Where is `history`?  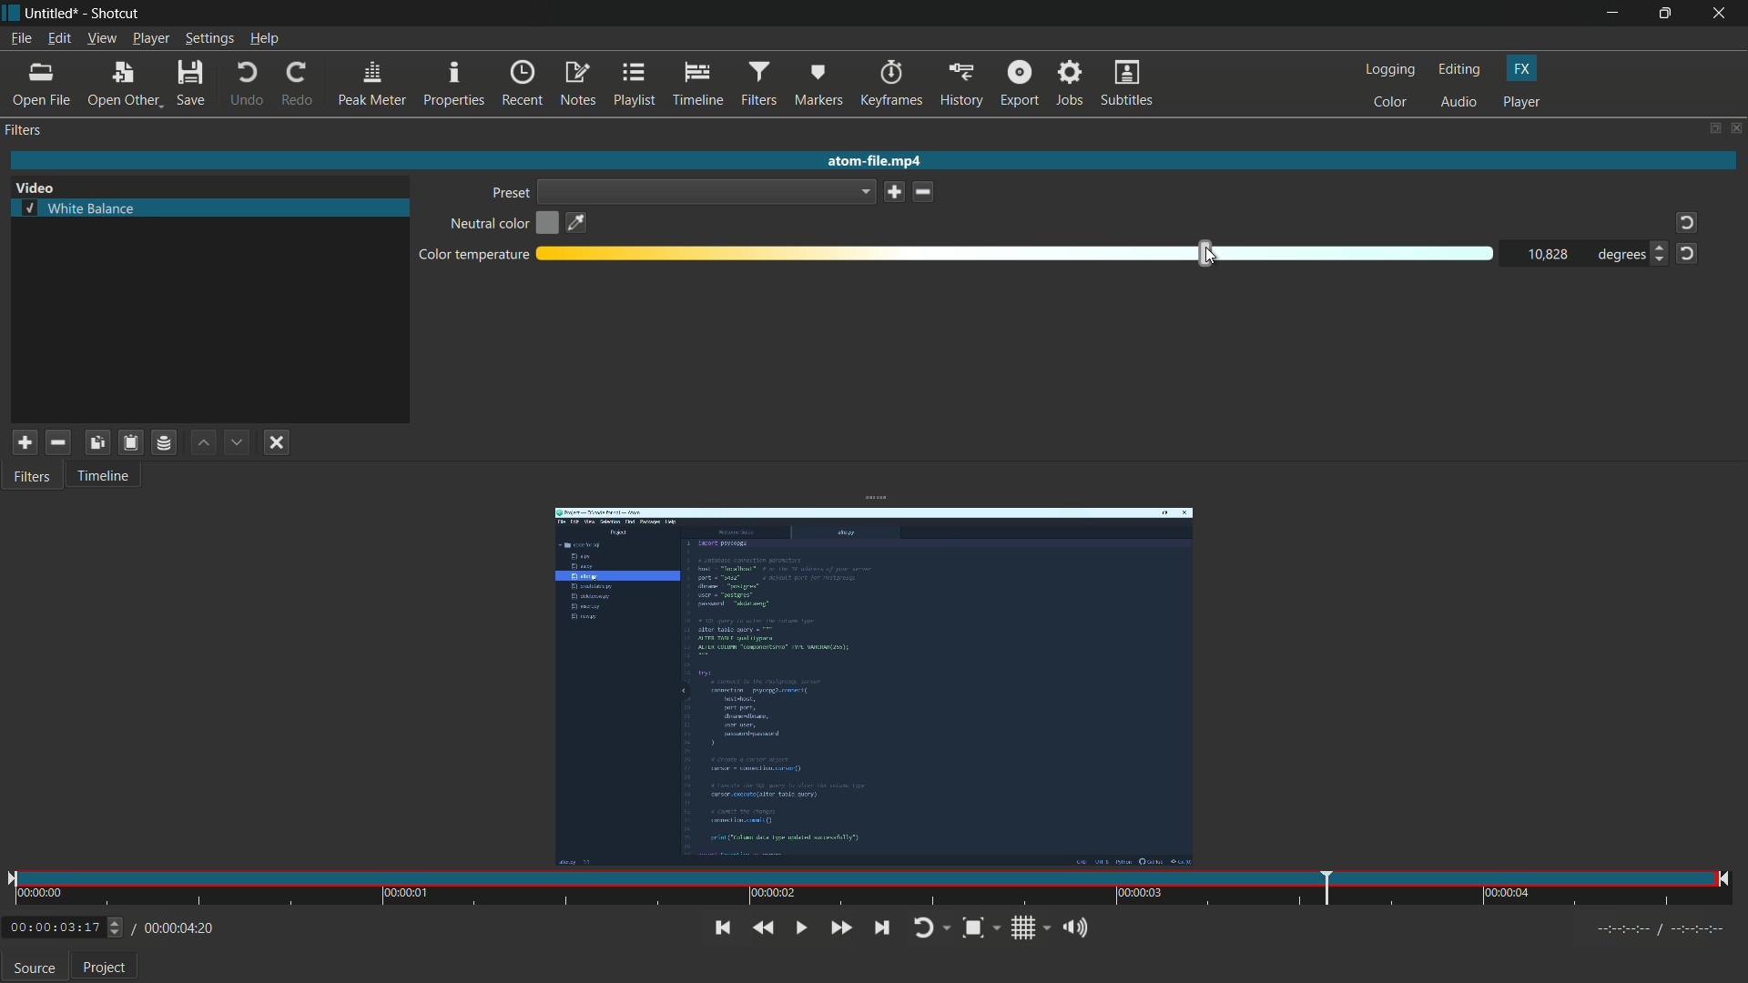
history is located at coordinates (962, 82).